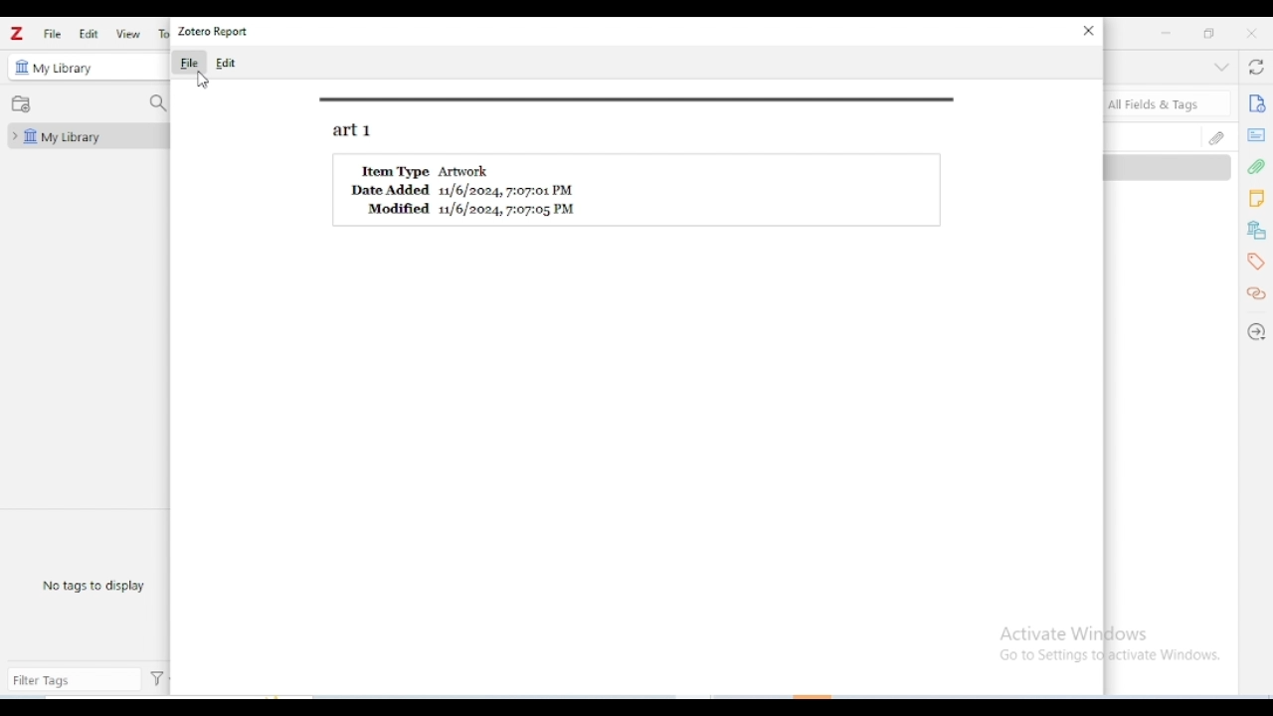  I want to click on filter collections, so click(157, 104).